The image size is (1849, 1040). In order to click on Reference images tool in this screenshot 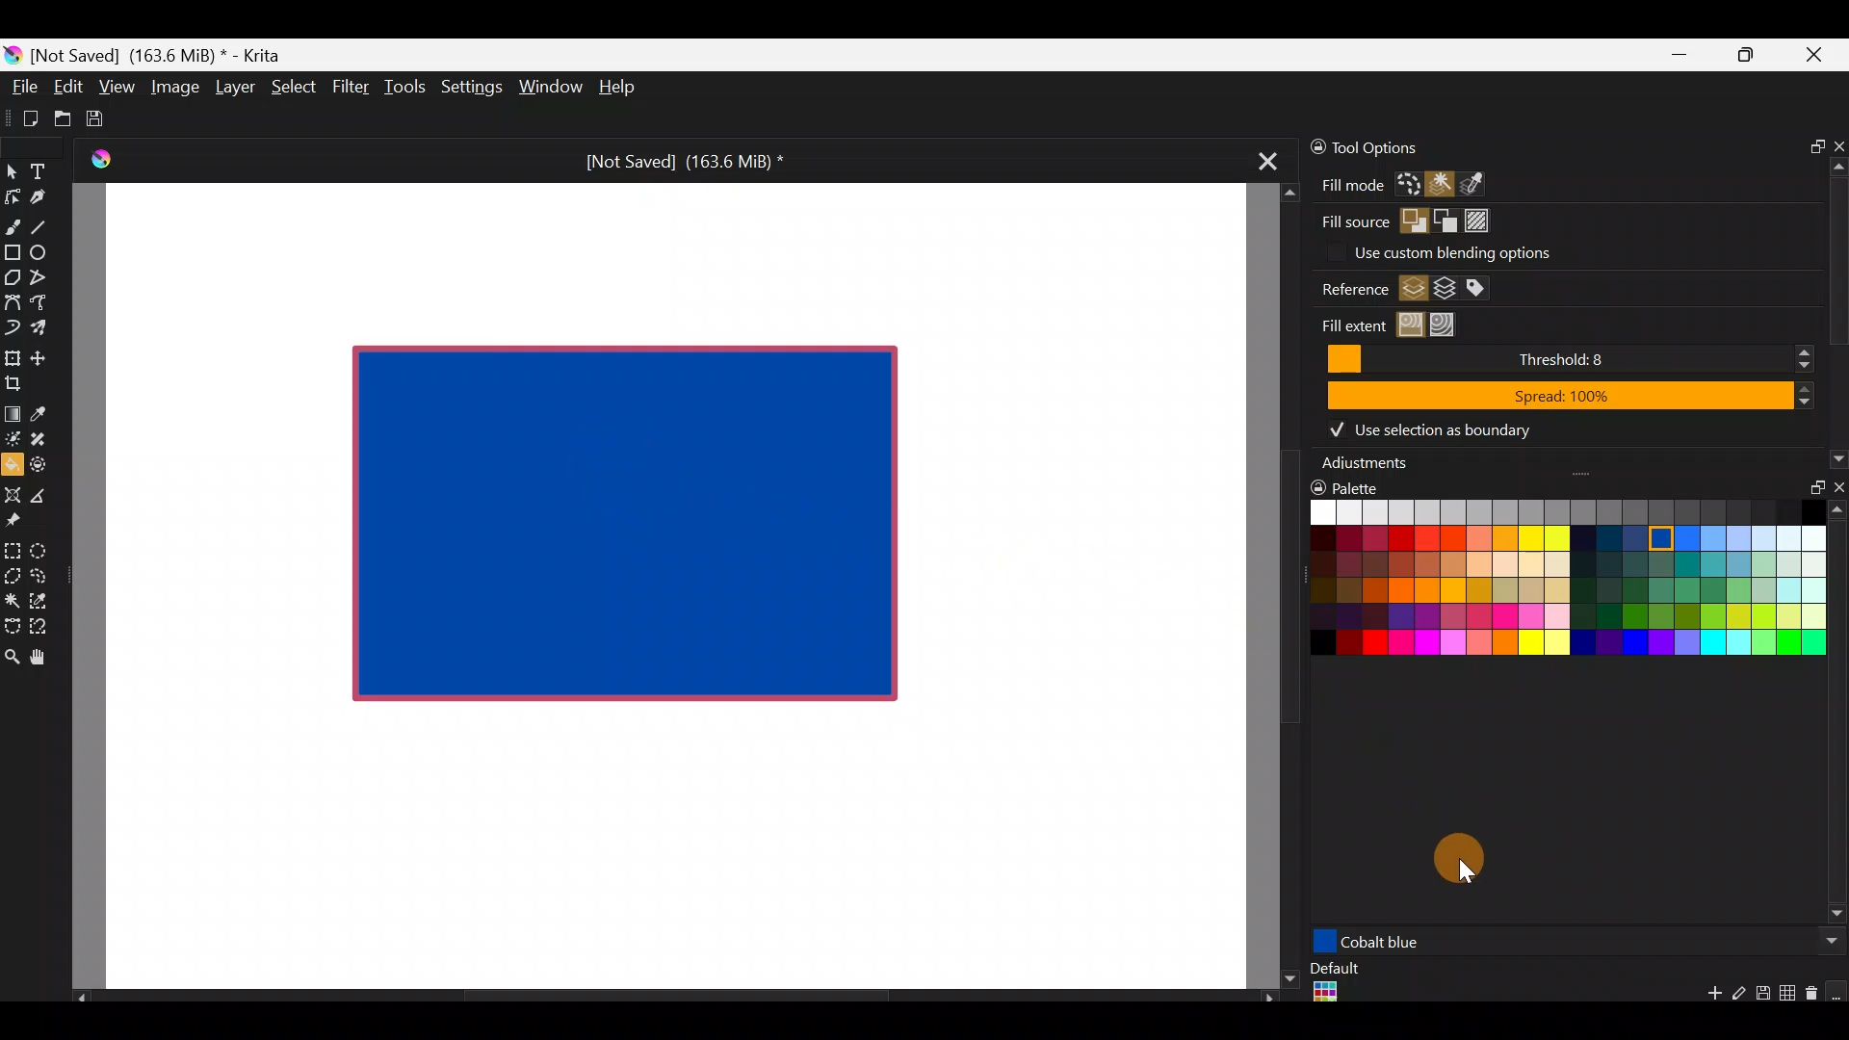, I will do `click(21, 523)`.